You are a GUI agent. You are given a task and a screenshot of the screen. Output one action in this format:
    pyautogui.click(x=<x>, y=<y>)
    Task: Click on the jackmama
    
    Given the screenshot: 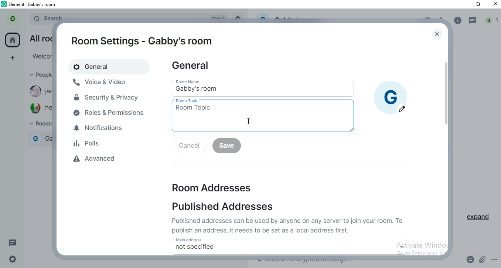 What is the action you would take?
    pyautogui.click(x=39, y=92)
    